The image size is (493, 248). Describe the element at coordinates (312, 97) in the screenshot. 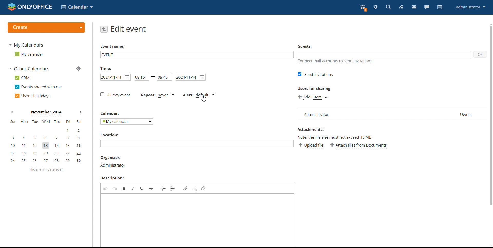

I see `add users` at that location.